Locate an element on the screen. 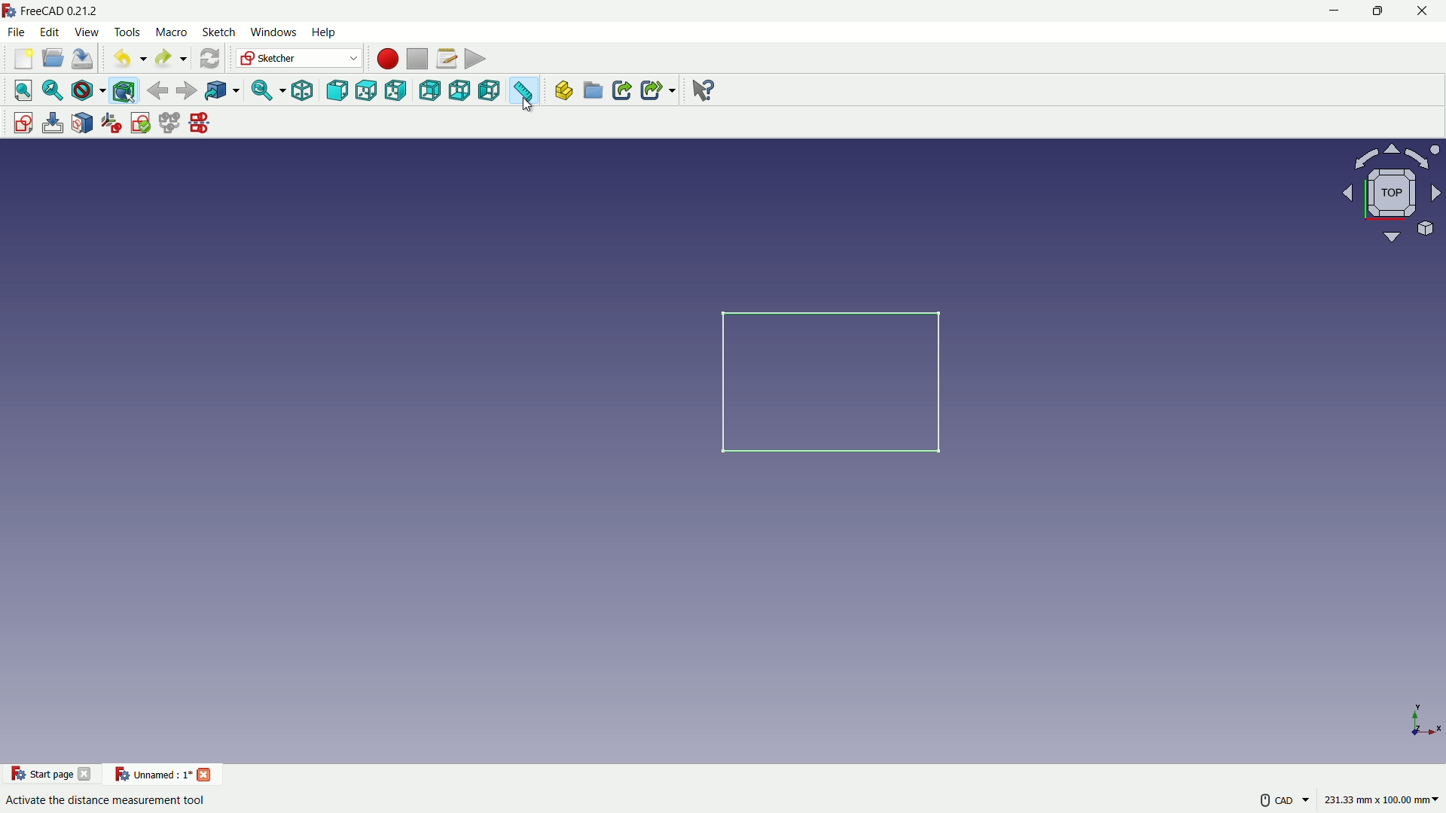 Image resolution: width=1446 pixels, height=813 pixels. close project is located at coordinates (206, 773).